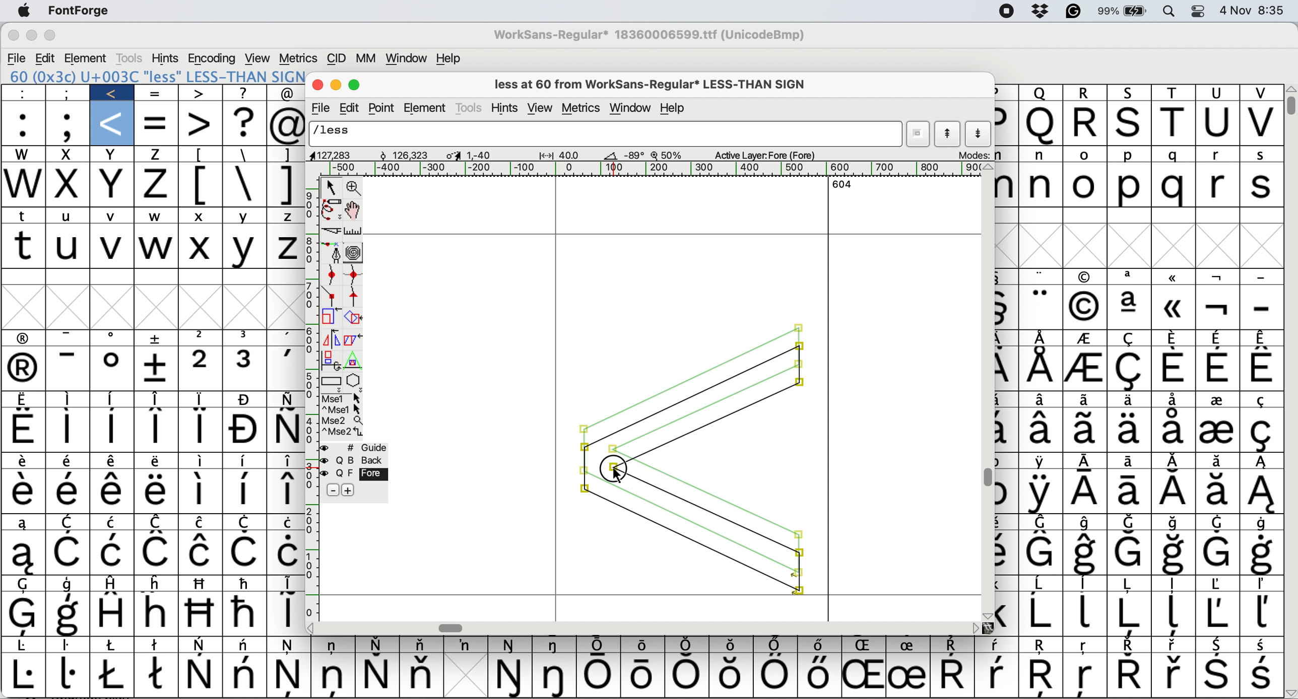 The width and height of the screenshot is (1298, 699). What do you see at coordinates (72, 647) in the screenshot?
I see `Symbol` at bounding box center [72, 647].